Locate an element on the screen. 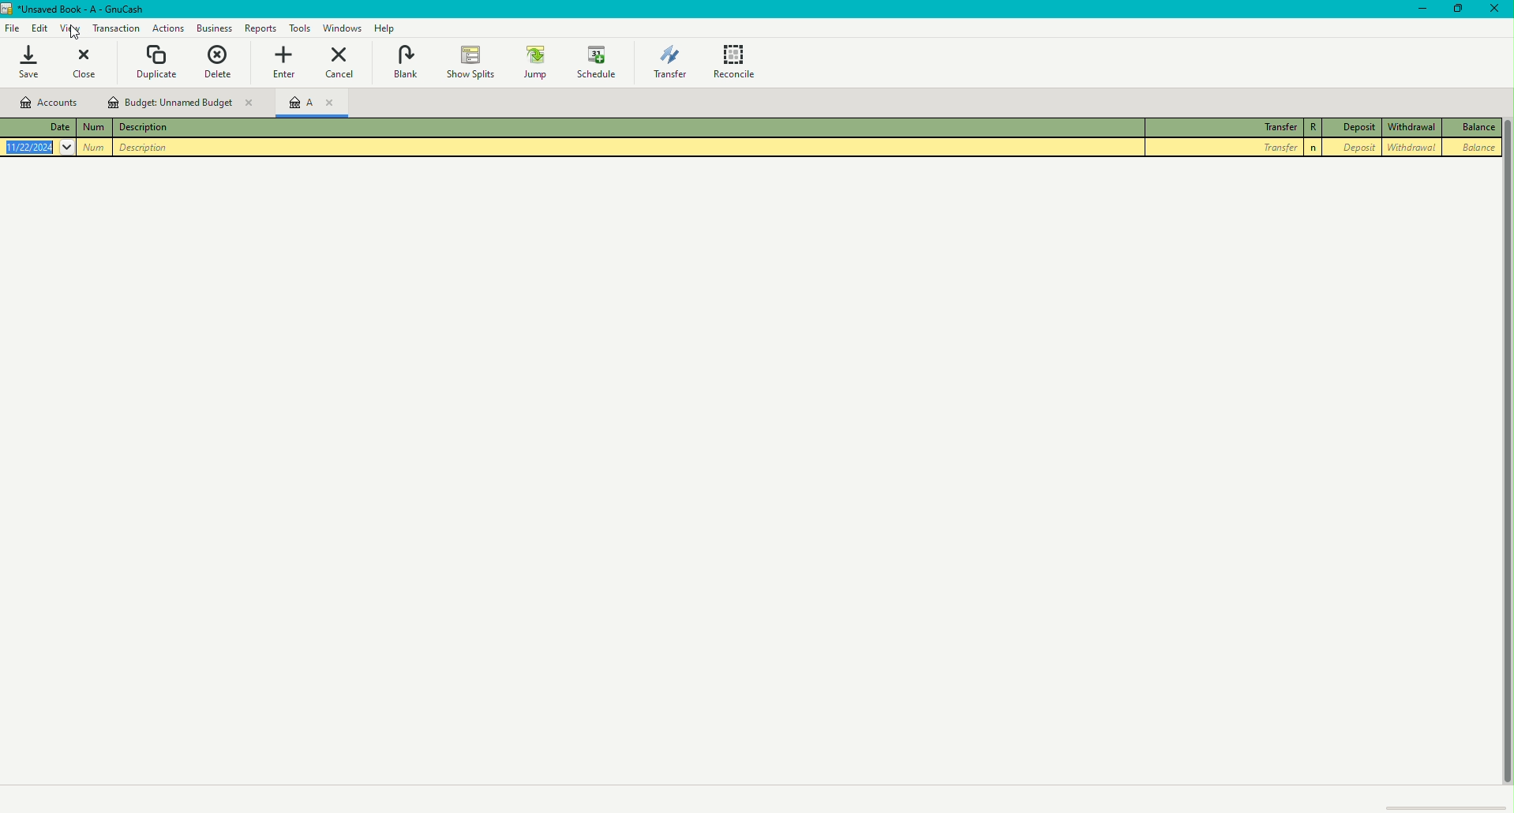  R is located at coordinates (1310, 127).